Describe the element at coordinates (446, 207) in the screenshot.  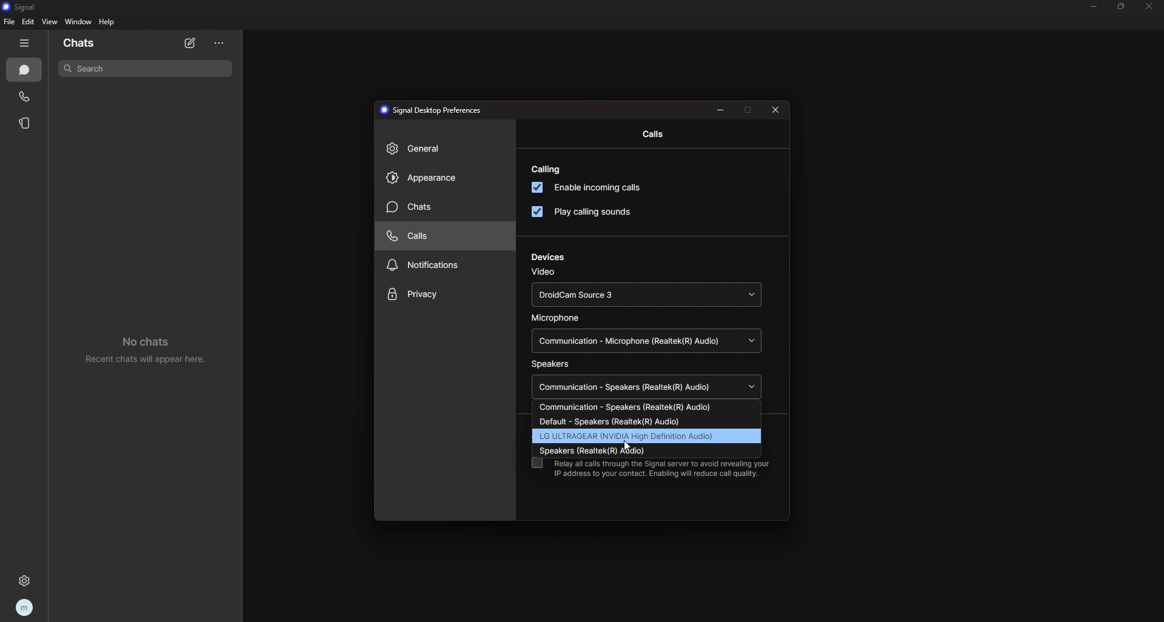
I see `chats` at that location.